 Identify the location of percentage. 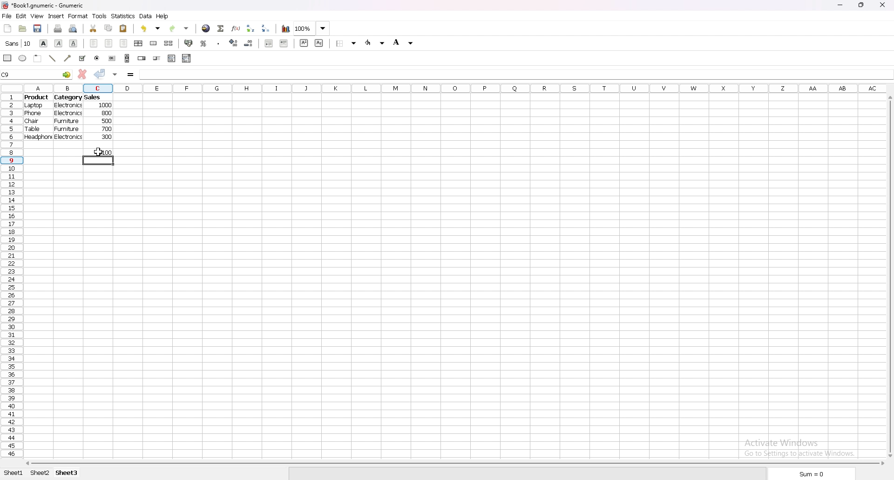
(203, 43).